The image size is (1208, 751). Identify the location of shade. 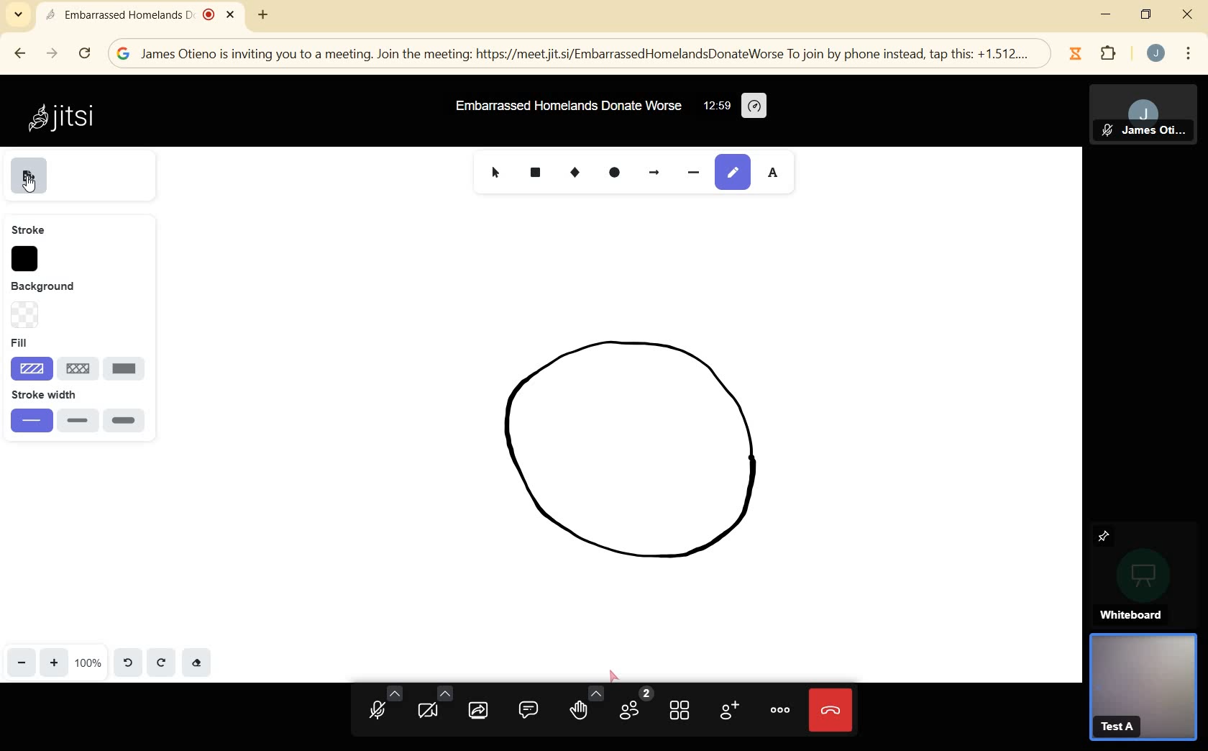
(28, 368).